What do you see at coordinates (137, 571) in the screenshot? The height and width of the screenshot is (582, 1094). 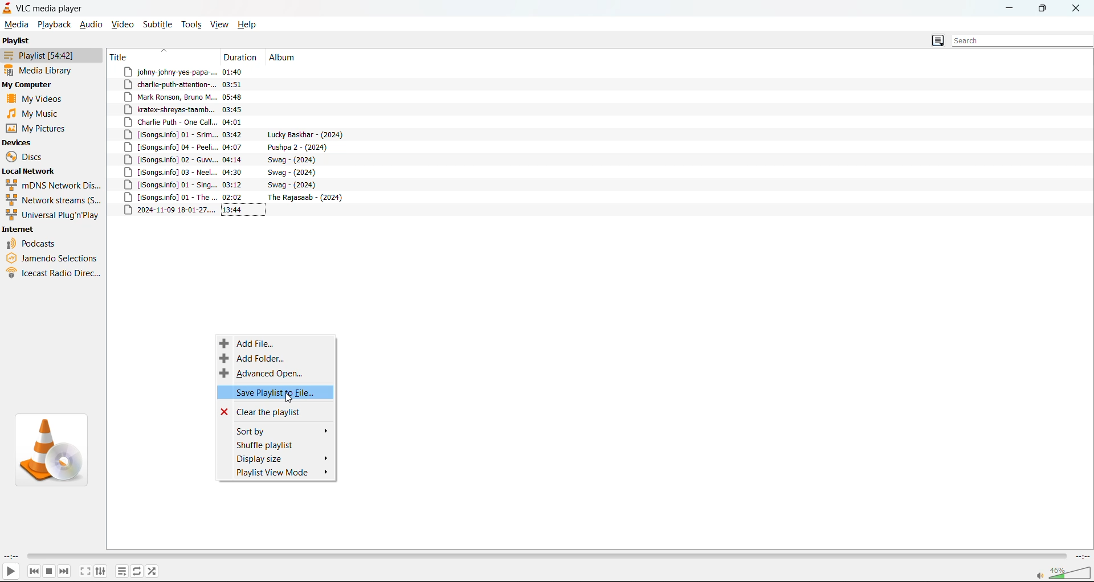 I see `loop` at bounding box center [137, 571].